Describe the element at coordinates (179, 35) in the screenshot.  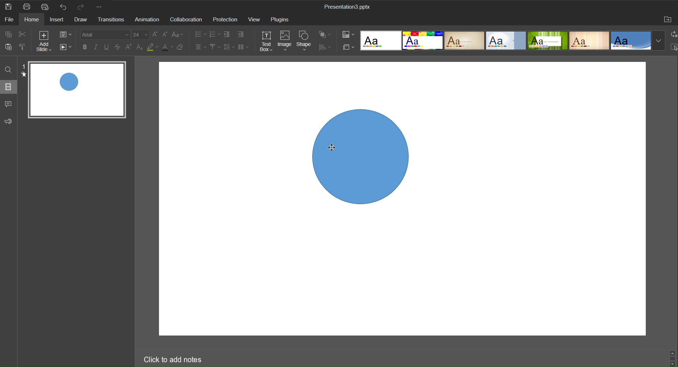
I see `Font Case Setting` at that location.